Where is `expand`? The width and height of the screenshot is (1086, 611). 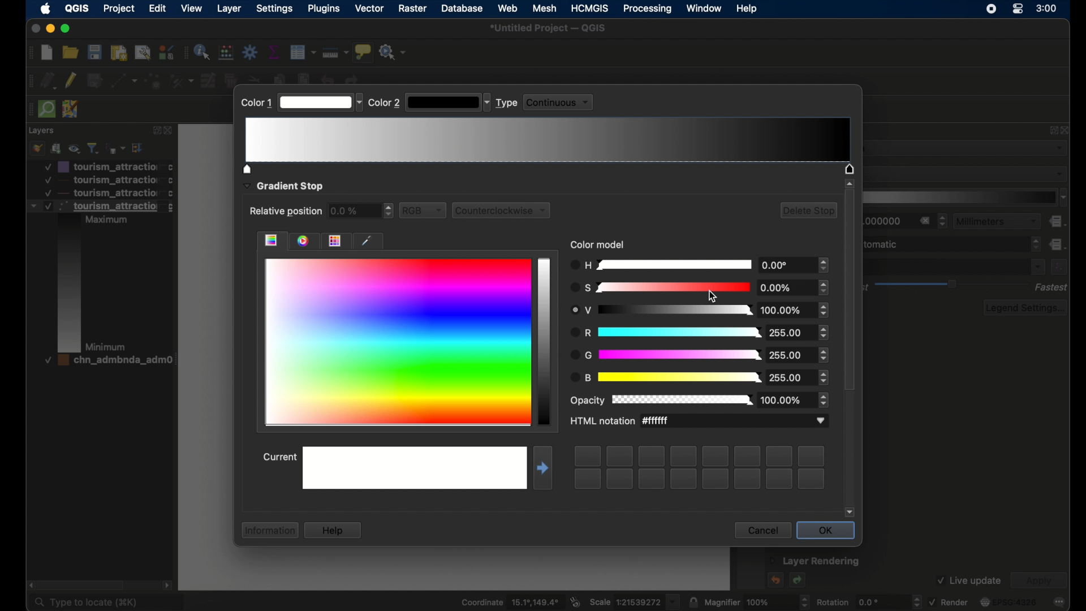
expand is located at coordinates (154, 131).